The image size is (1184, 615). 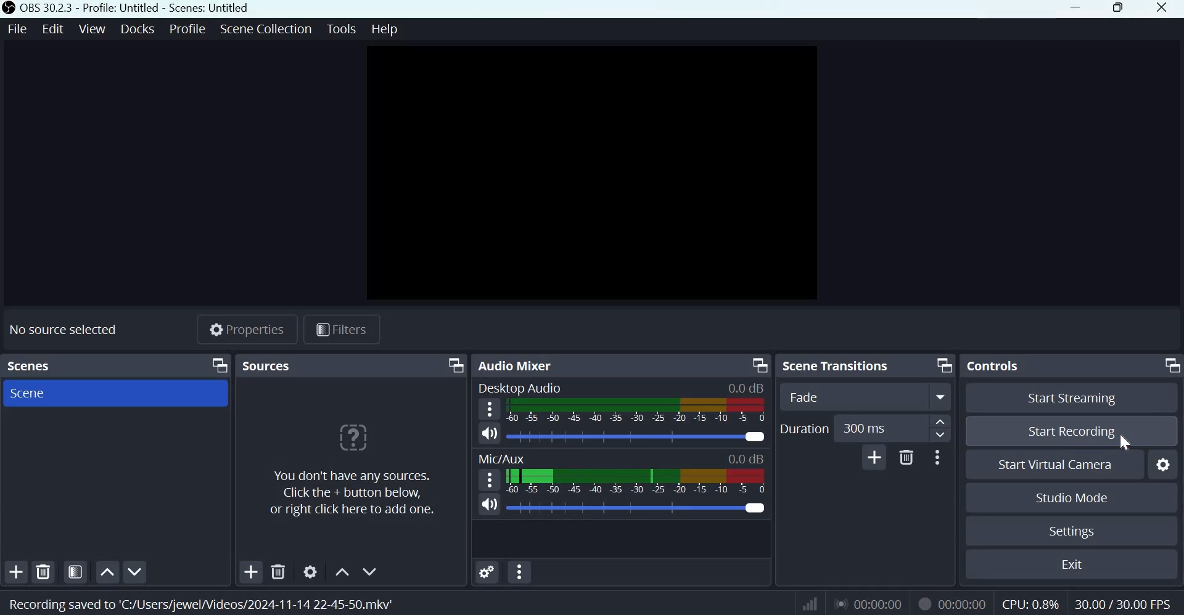 I want to click on Dock Options icon, so click(x=220, y=365).